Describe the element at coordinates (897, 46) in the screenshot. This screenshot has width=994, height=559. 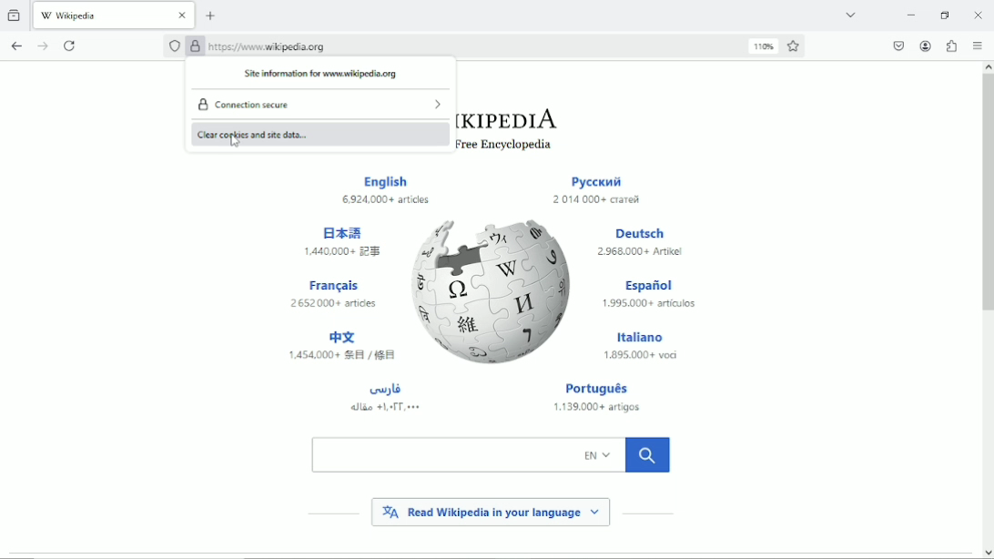
I see `add to pocket` at that location.